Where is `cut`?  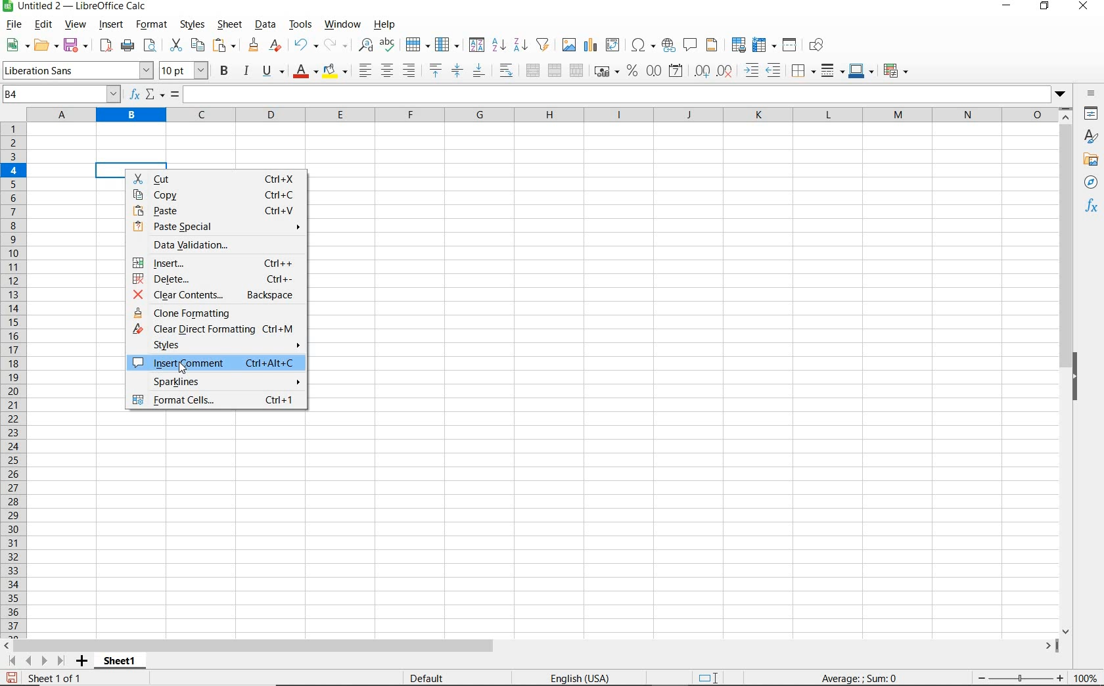 cut is located at coordinates (218, 177).